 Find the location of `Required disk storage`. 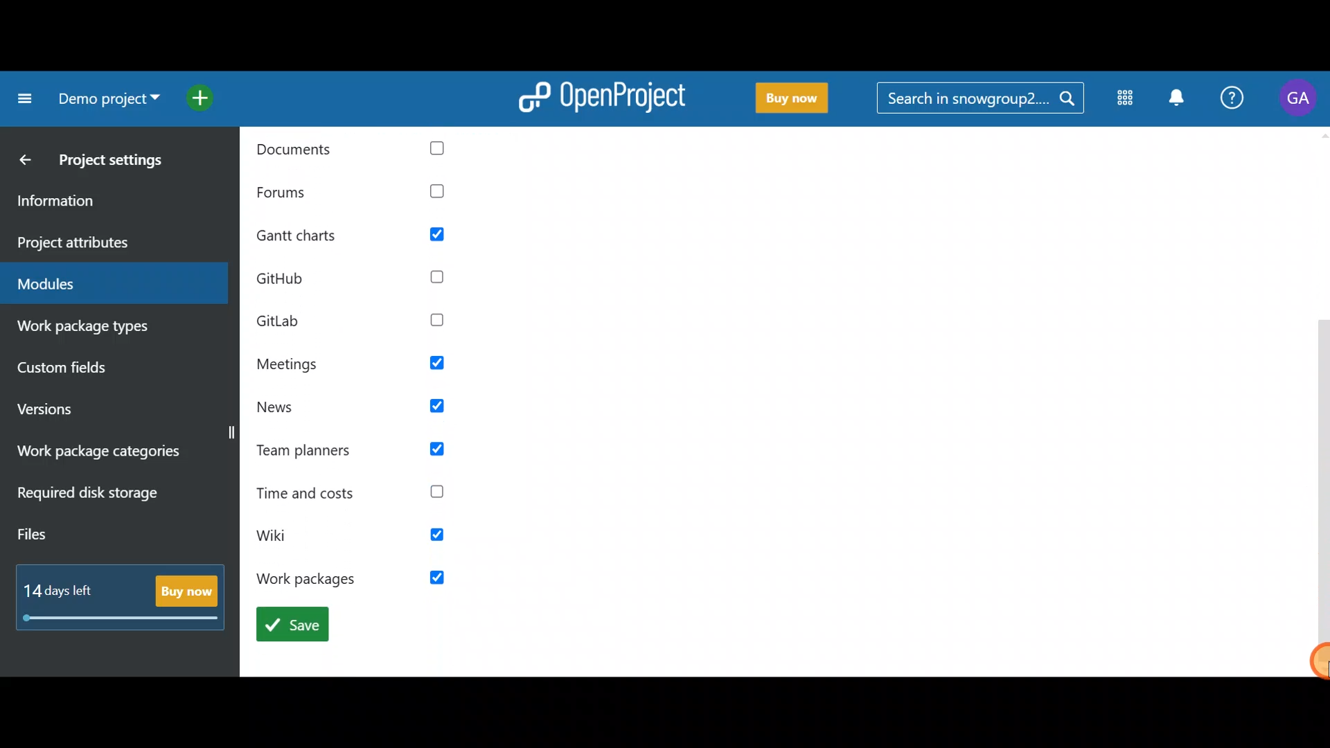

Required disk storage is located at coordinates (103, 501).